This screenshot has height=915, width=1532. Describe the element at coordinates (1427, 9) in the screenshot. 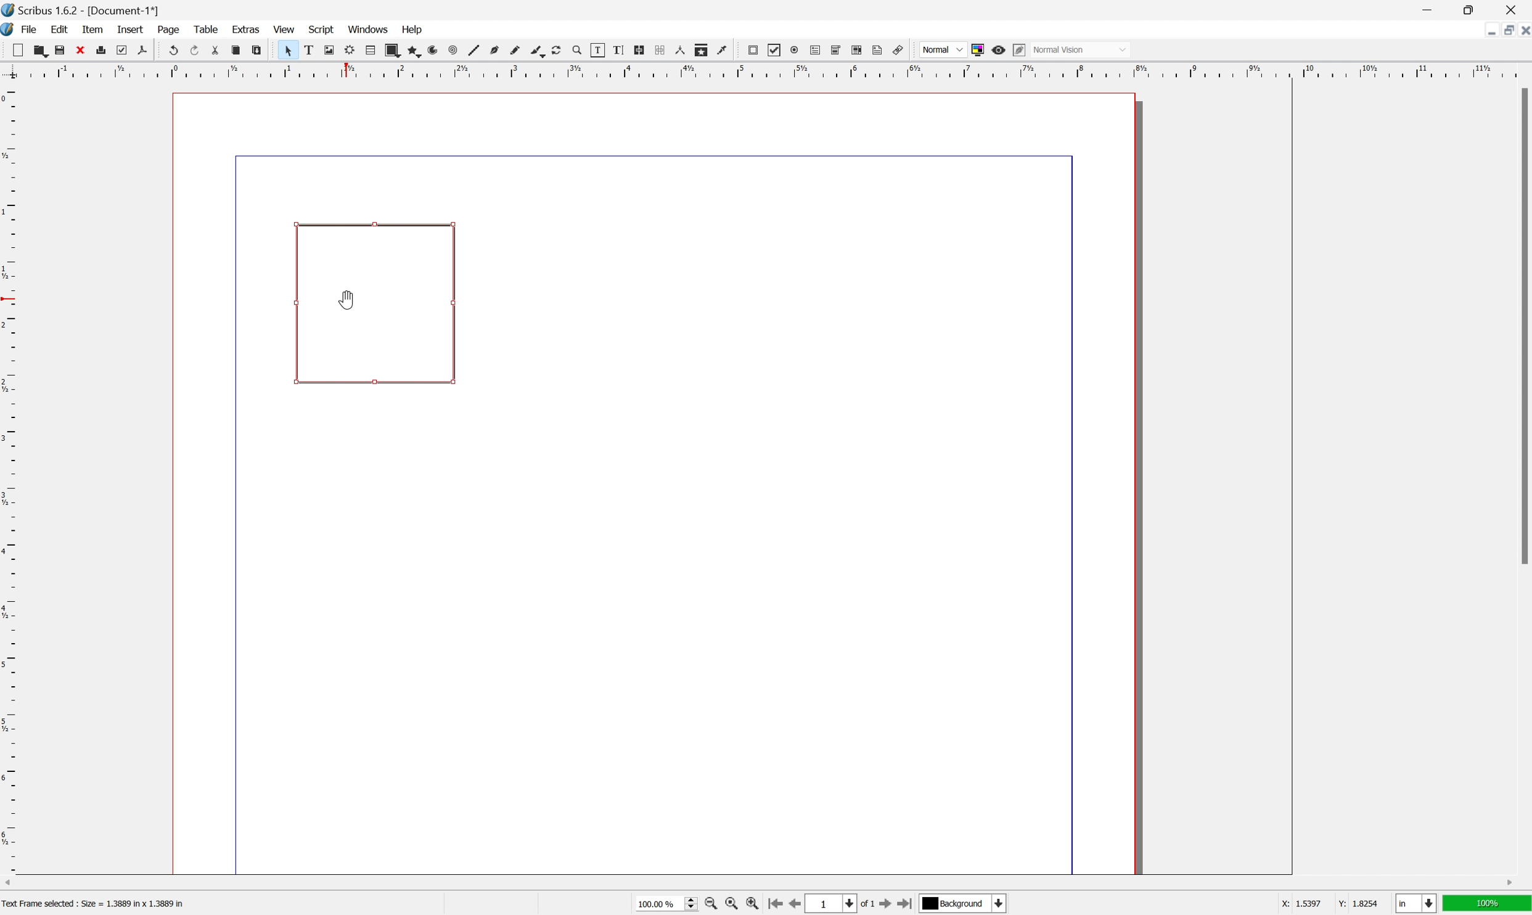

I see `minimize` at that location.